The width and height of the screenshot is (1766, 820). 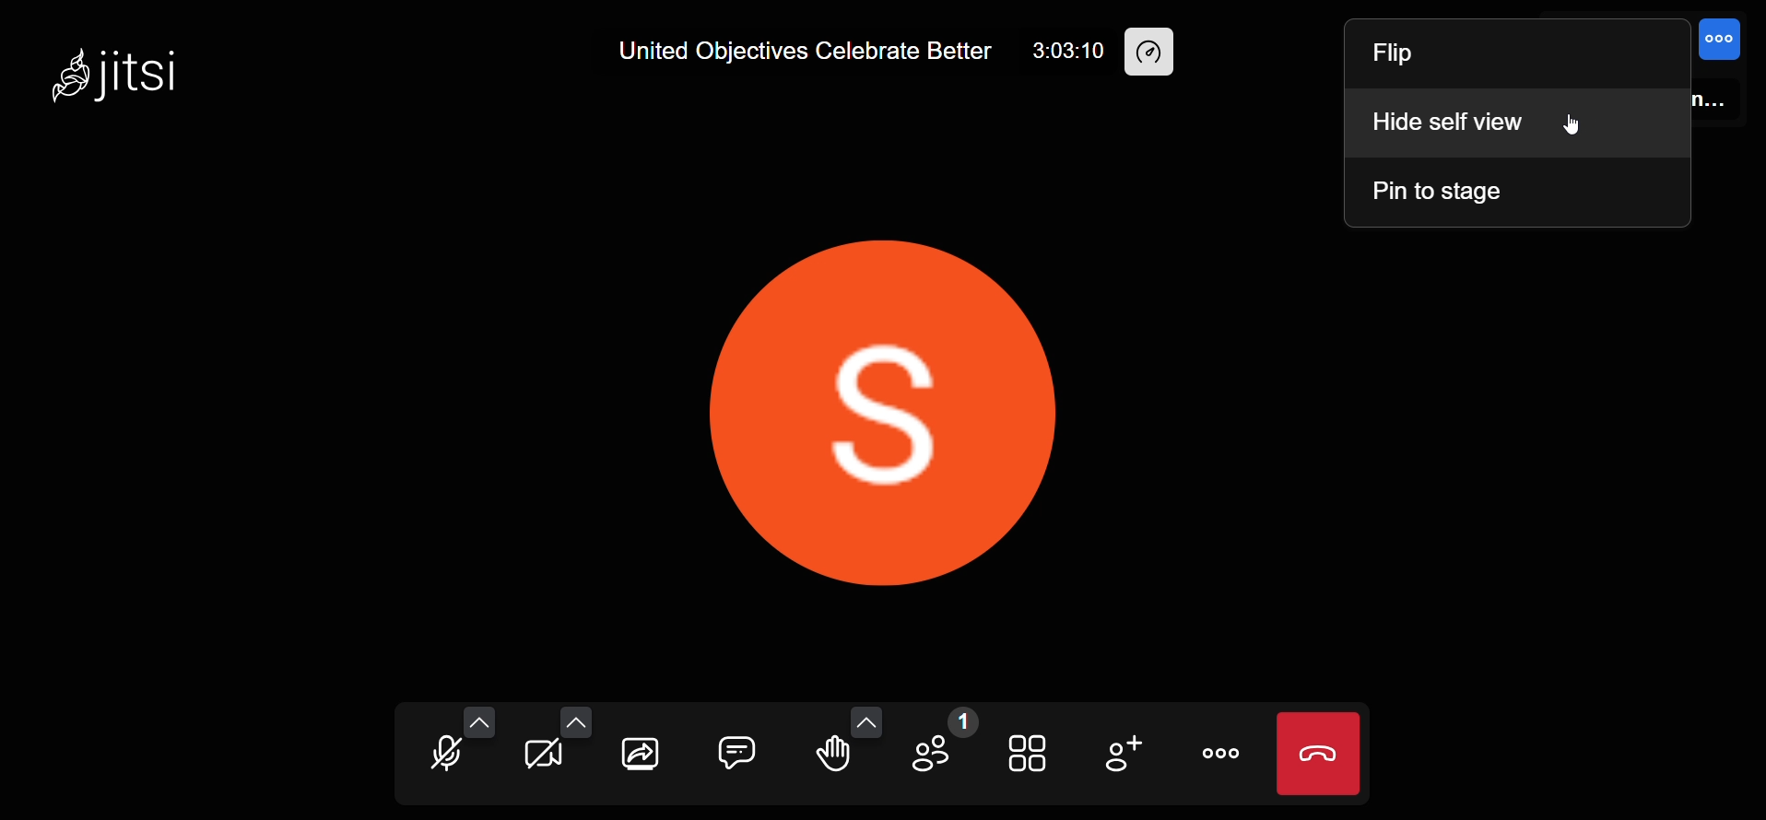 What do you see at coordinates (1027, 752) in the screenshot?
I see `tile view` at bounding box center [1027, 752].